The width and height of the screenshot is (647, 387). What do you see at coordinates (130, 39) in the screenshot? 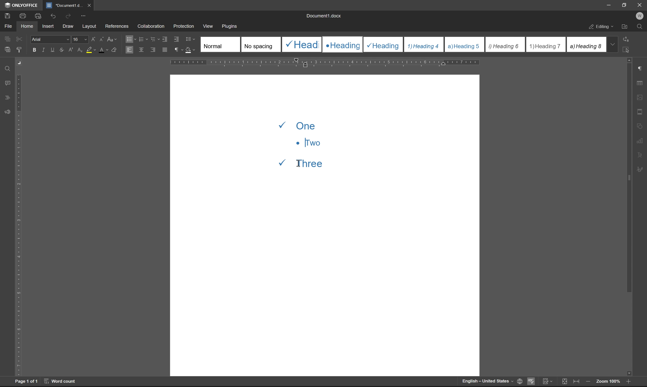
I see `bullets` at bounding box center [130, 39].